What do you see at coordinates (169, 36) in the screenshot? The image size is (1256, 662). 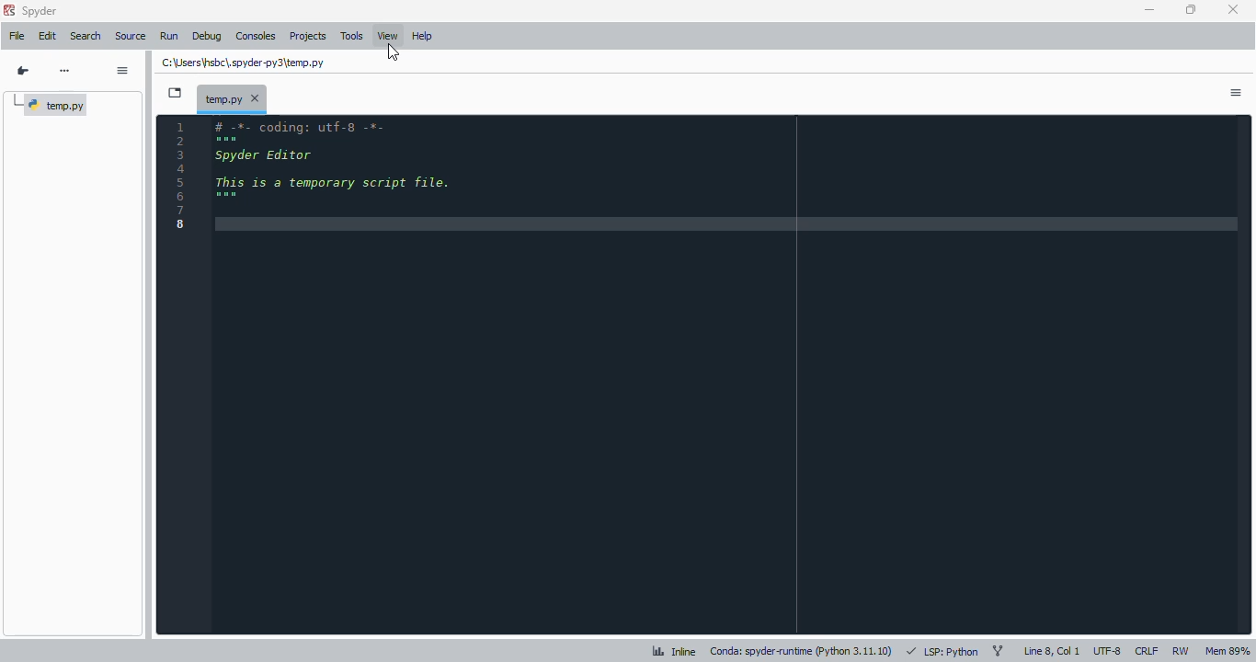 I see `run` at bounding box center [169, 36].